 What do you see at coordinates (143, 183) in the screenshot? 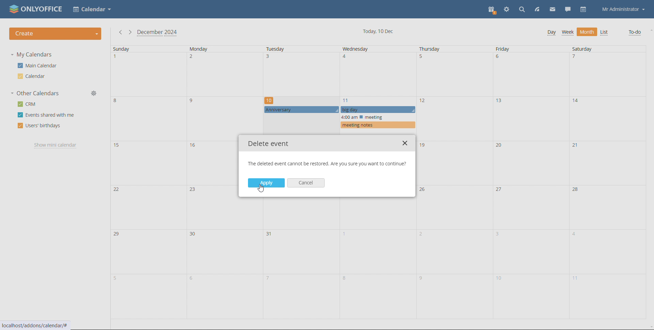
I see `sunday` at bounding box center [143, 183].